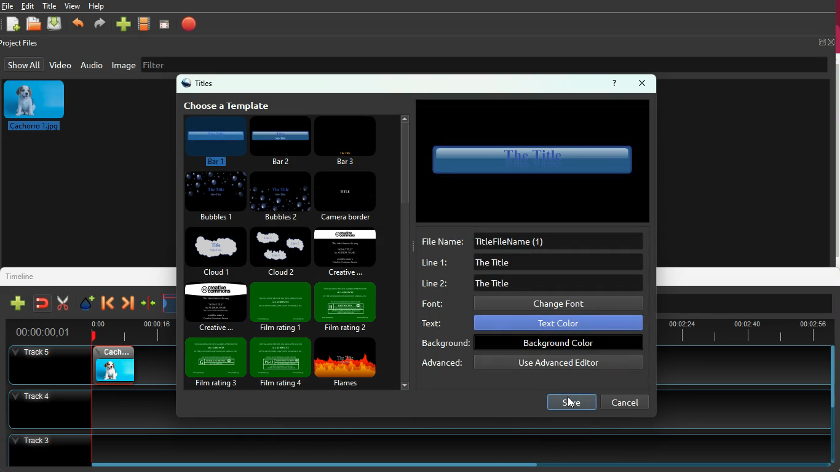 This screenshot has width=840, height=472. Describe the element at coordinates (113, 364) in the screenshot. I see `image` at that location.